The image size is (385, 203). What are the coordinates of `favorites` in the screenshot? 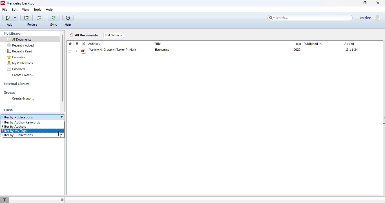 It's located at (16, 57).